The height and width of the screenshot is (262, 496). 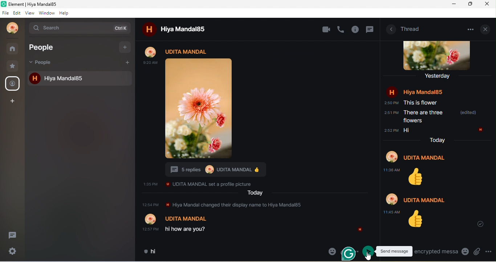 What do you see at coordinates (482, 225) in the screenshot?
I see `scroll to most recent message` at bounding box center [482, 225].